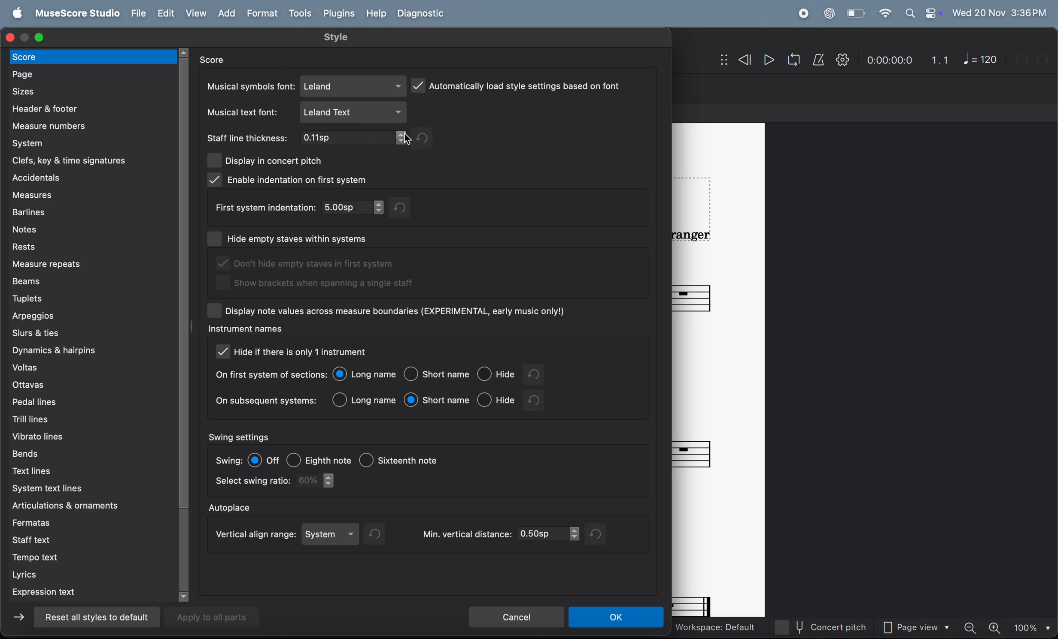  I want to click on zoom out, so click(973, 627).